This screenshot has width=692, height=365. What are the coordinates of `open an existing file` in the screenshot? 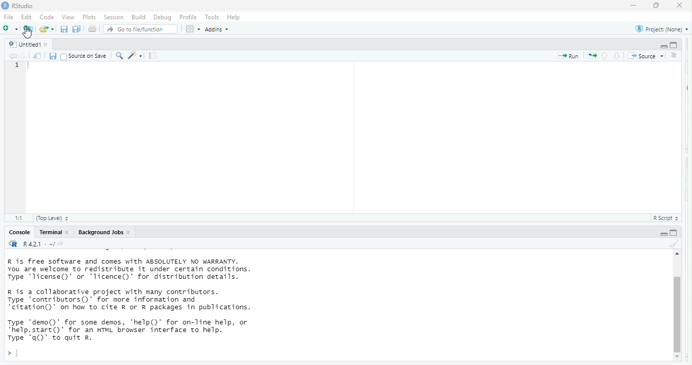 It's located at (47, 28).